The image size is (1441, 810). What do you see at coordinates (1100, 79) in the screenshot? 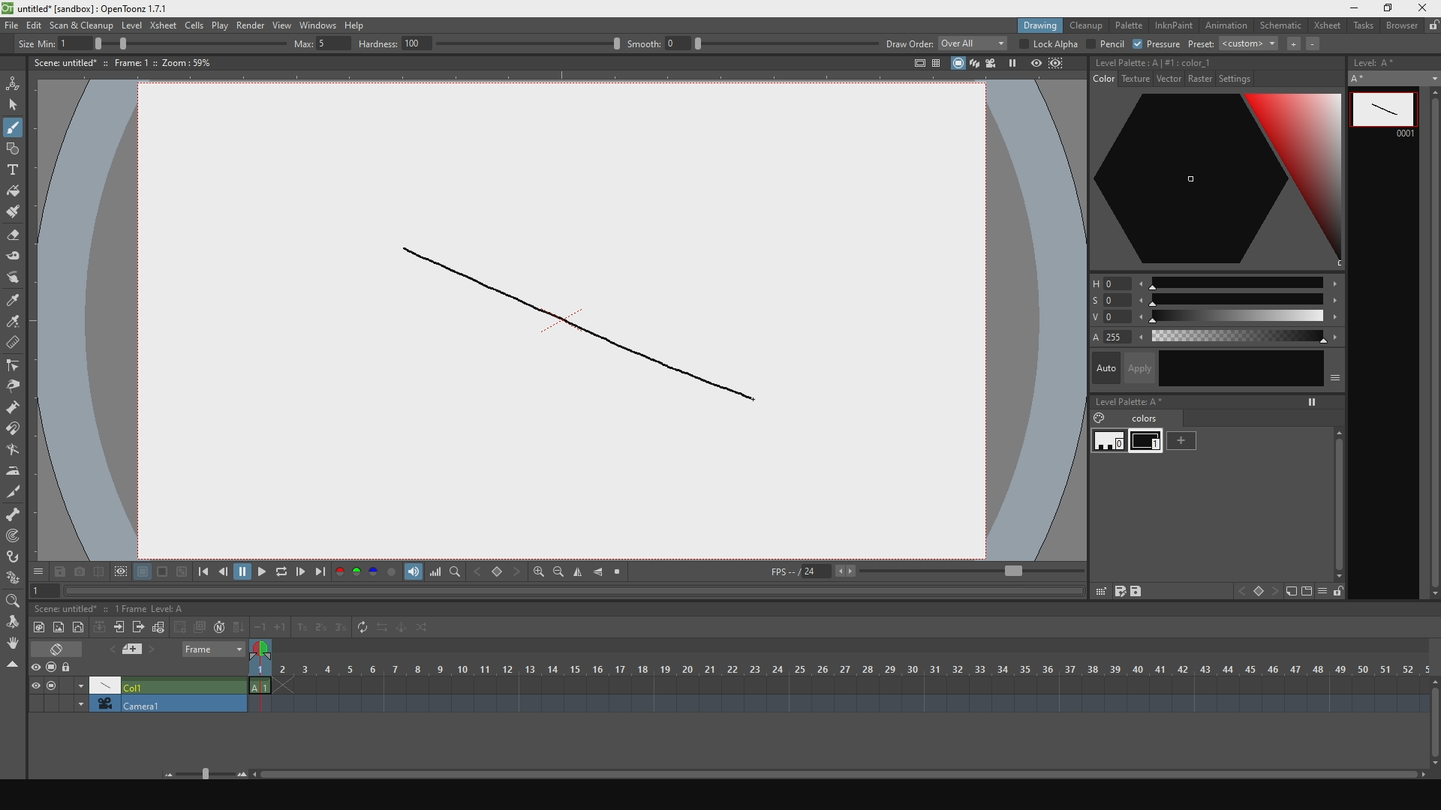
I see `color` at bounding box center [1100, 79].